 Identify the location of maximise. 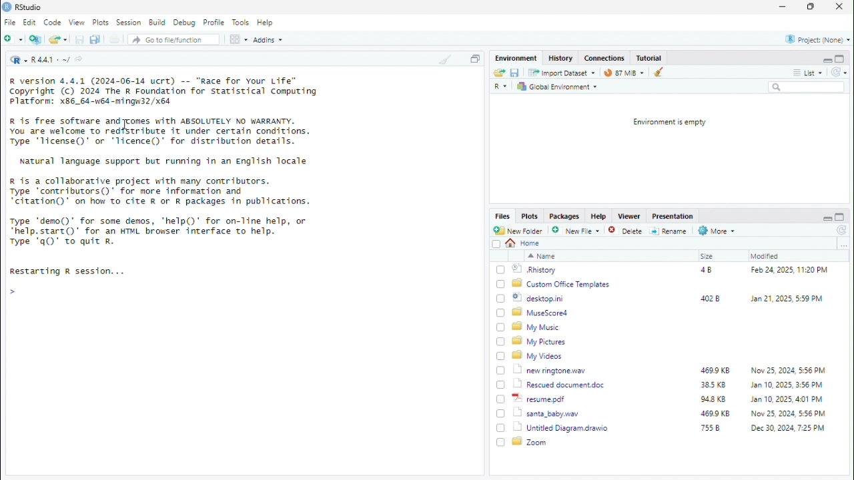
(811, 6).